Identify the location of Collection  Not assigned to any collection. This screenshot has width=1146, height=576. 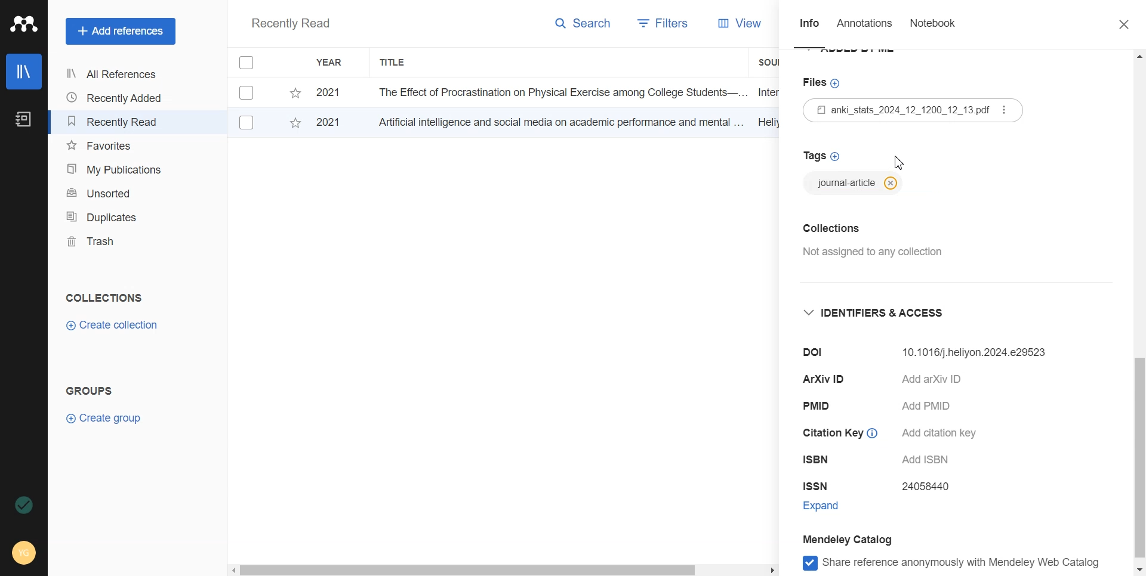
(861, 243).